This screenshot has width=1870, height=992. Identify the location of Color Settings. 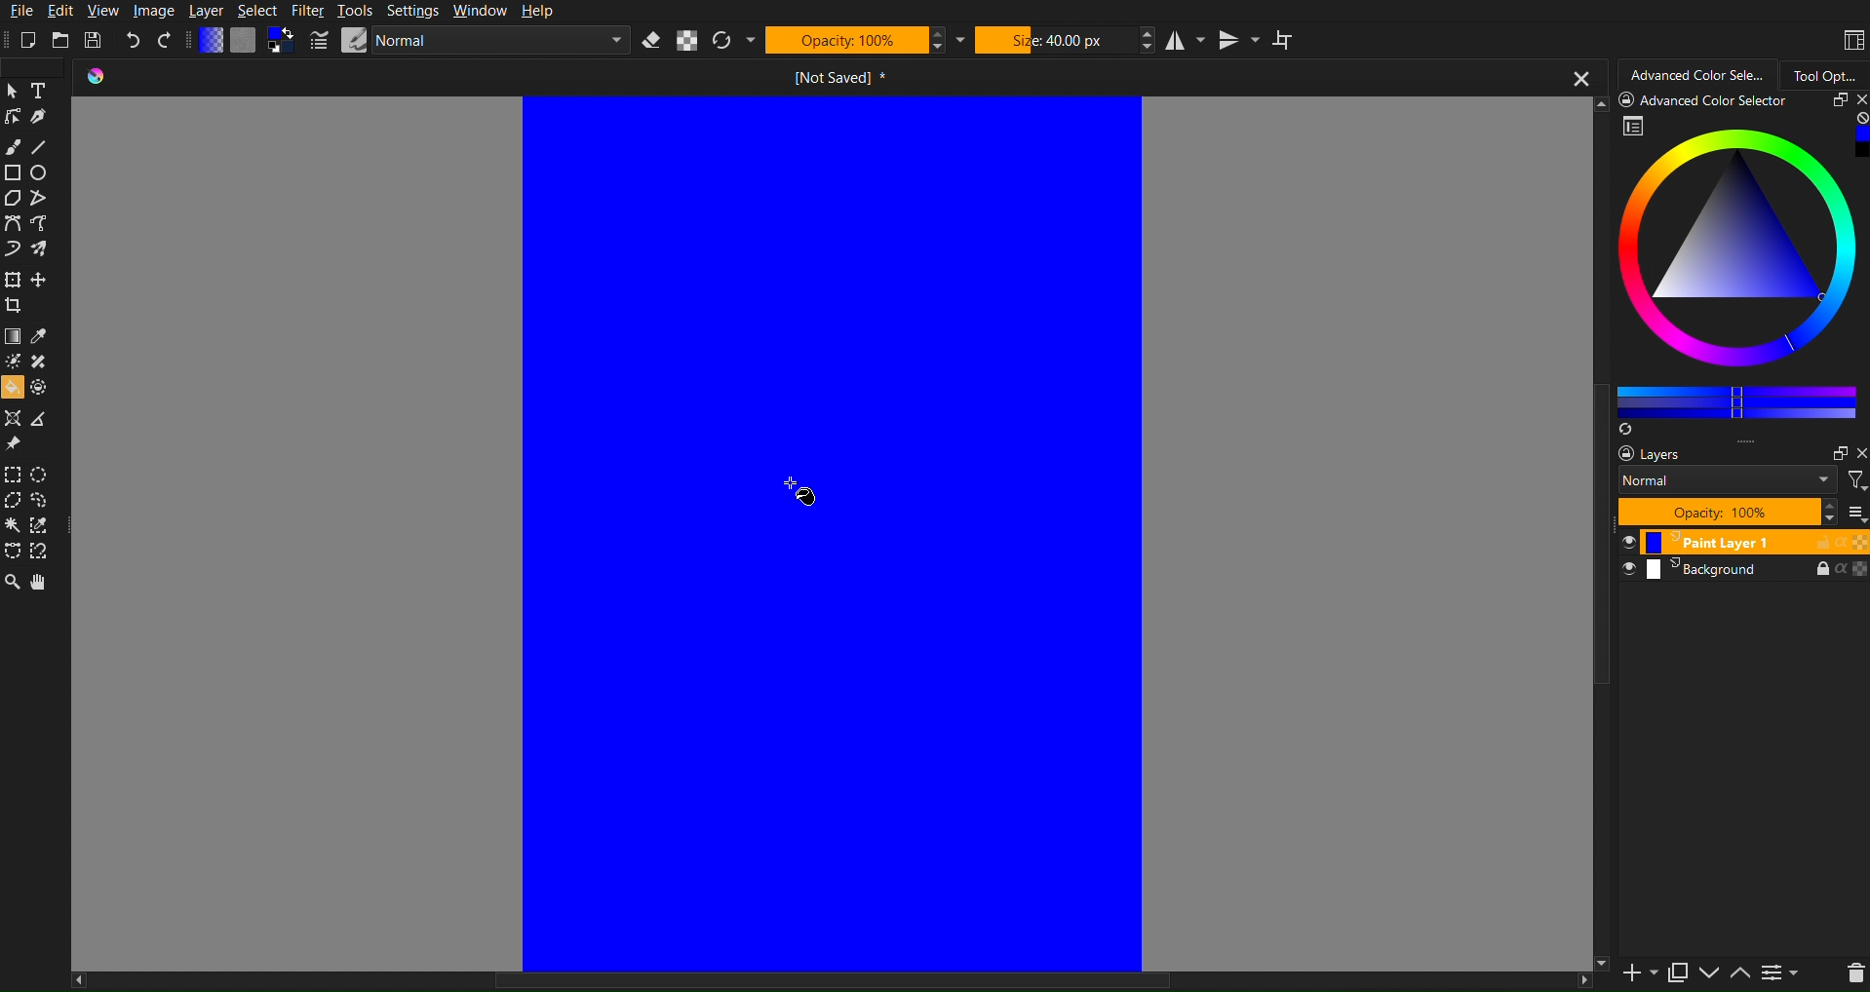
(248, 41).